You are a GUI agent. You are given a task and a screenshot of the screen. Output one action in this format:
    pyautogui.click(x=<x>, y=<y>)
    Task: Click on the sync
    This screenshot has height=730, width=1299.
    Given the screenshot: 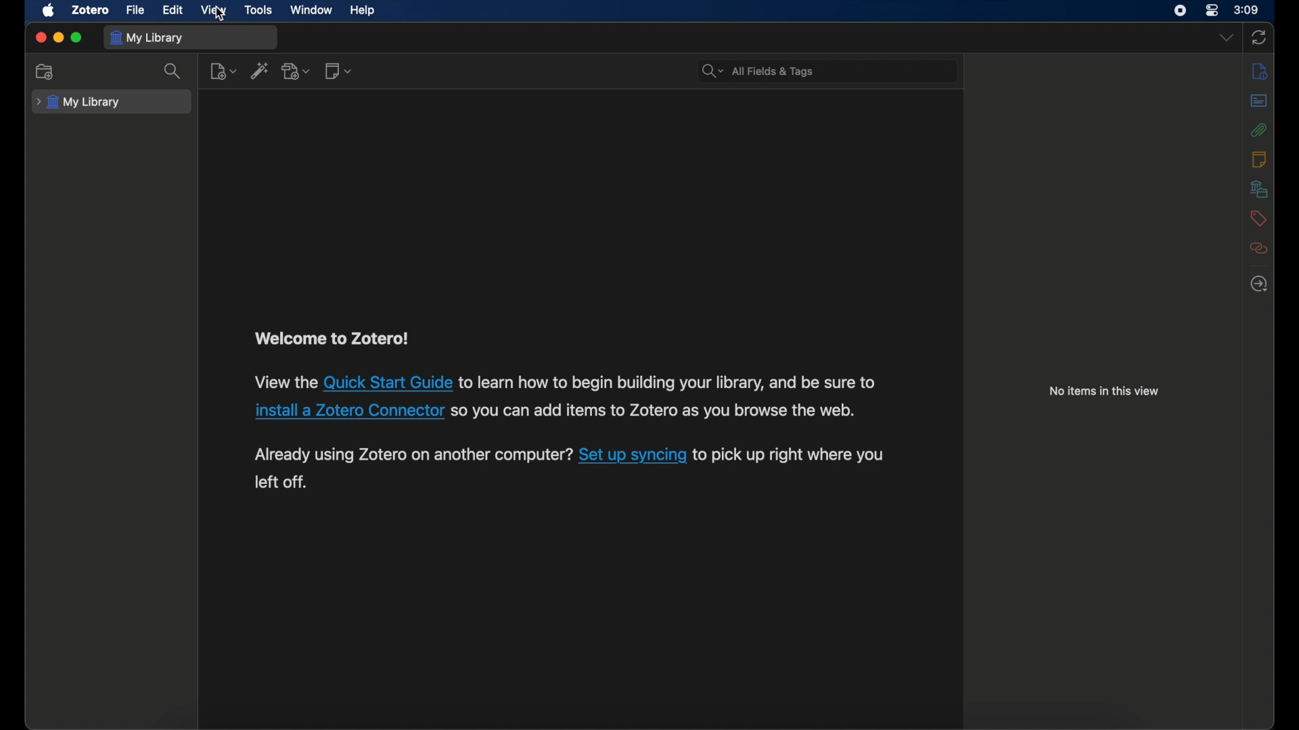 What is the action you would take?
    pyautogui.click(x=1260, y=38)
    